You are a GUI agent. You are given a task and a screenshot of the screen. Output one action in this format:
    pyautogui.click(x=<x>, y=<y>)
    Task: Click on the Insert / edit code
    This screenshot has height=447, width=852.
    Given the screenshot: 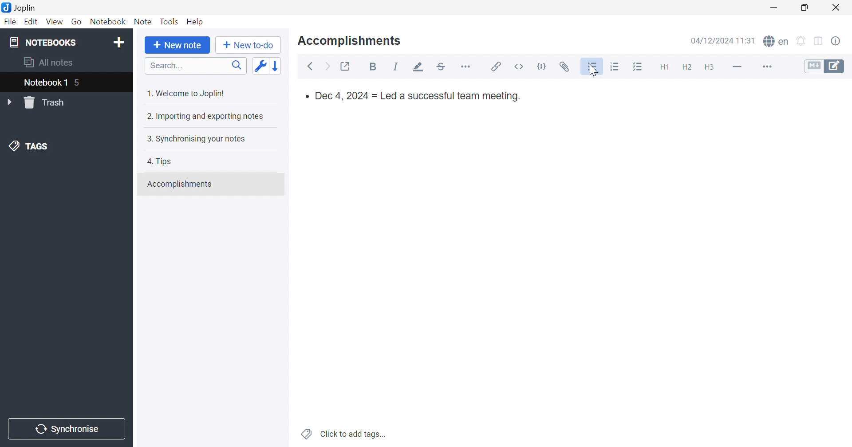 What is the action you would take?
    pyautogui.click(x=494, y=67)
    